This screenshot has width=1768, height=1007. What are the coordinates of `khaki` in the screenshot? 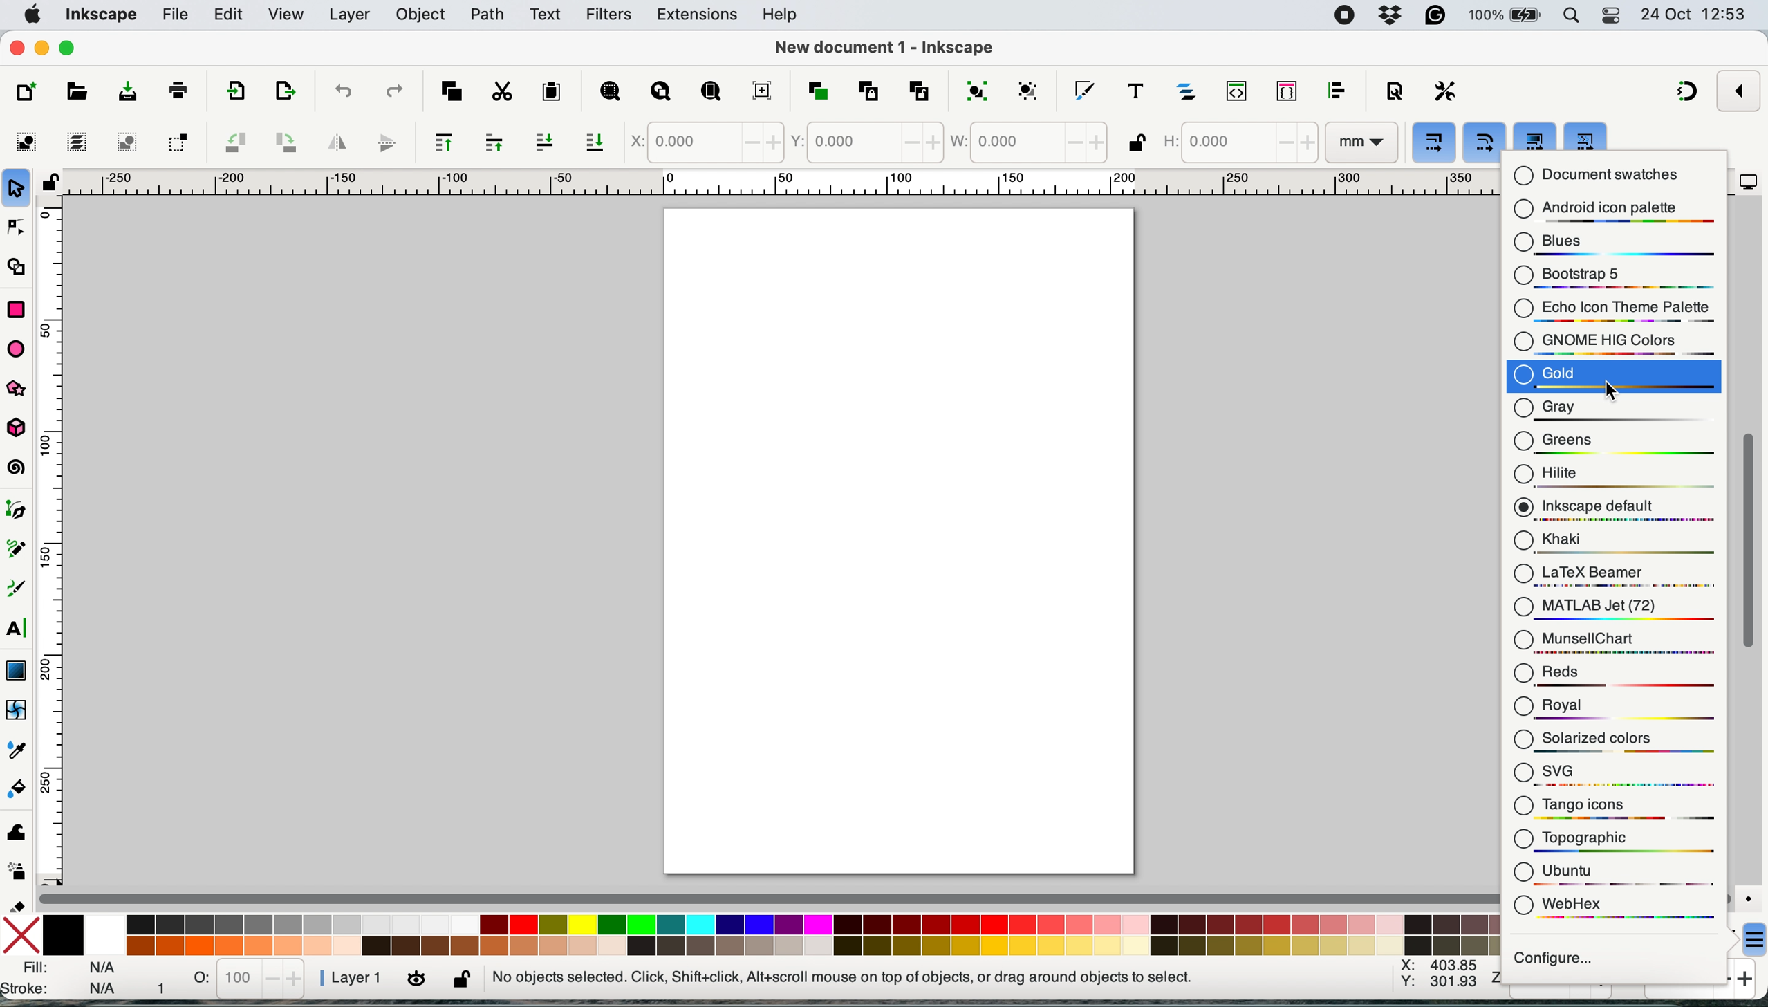 It's located at (1612, 541).